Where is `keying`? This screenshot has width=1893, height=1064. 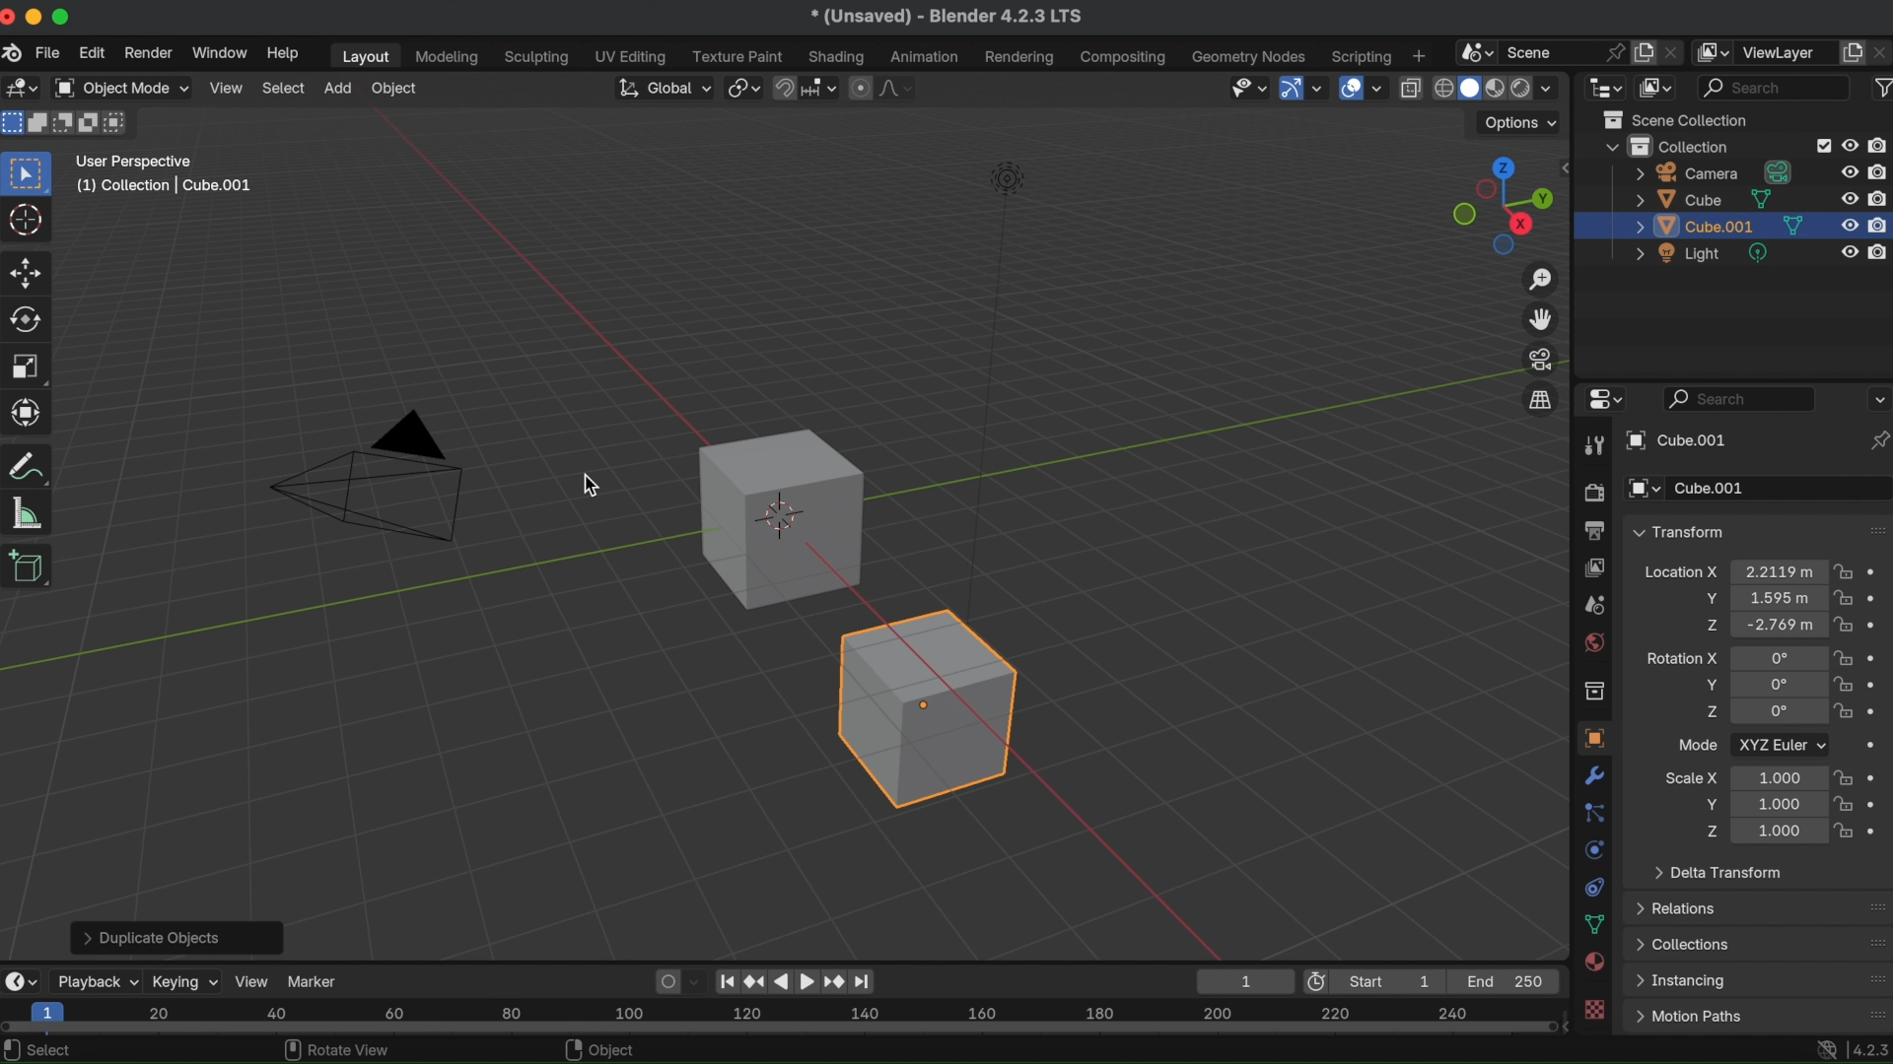 keying is located at coordinates (184, 980).